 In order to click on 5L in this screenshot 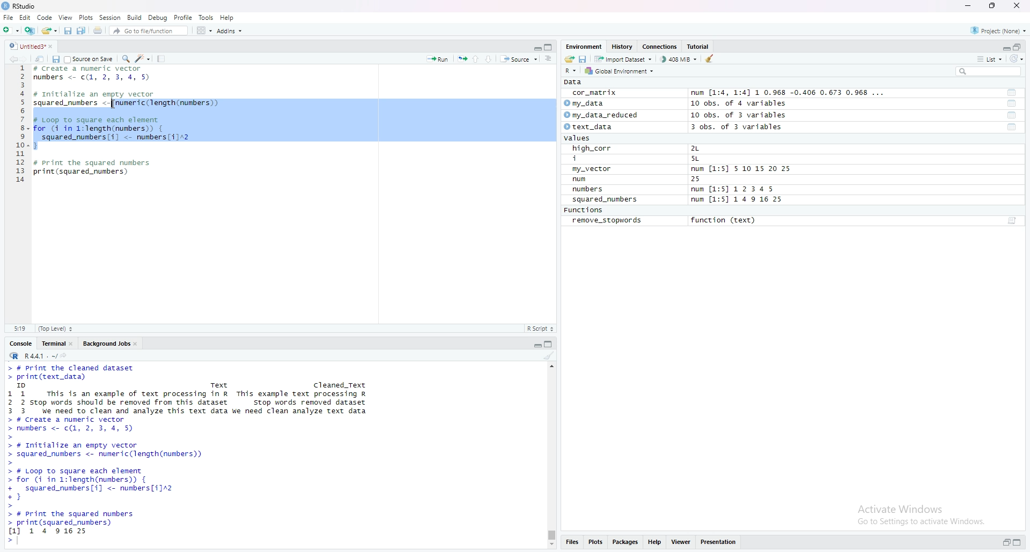, I will do `click(697, 159)`.